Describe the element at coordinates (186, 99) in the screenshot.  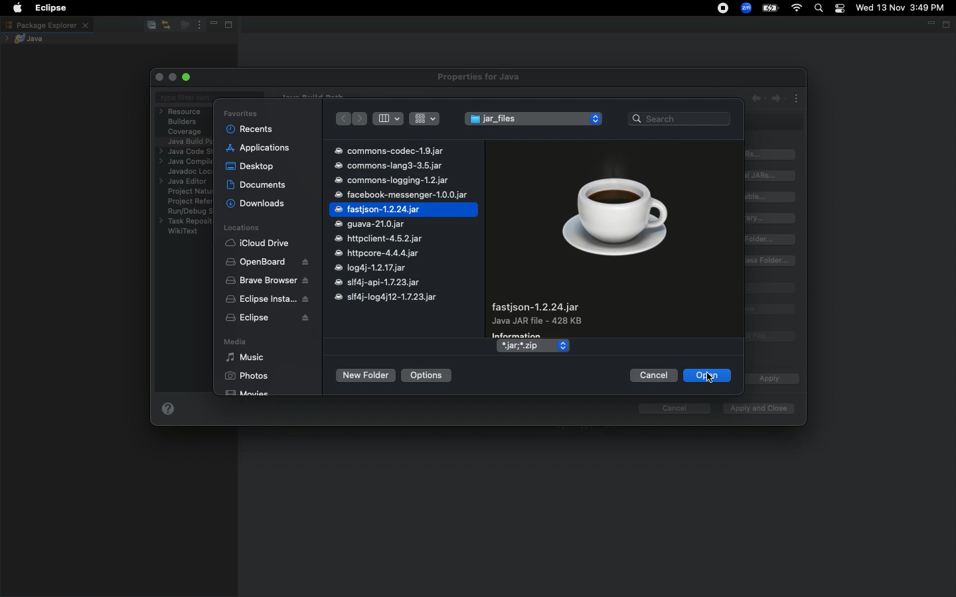
I see `Type filter text` at that location.